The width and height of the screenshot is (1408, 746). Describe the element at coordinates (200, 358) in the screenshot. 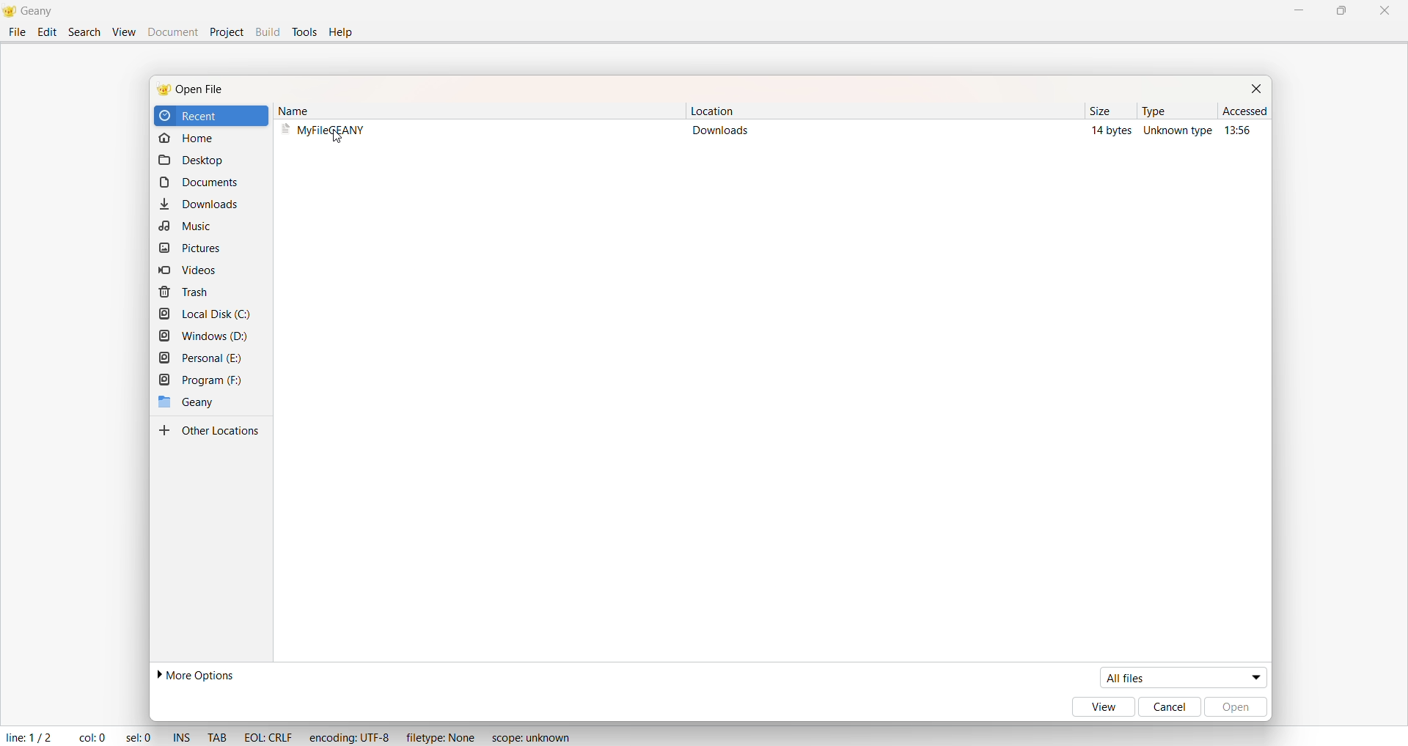

I see `personal E` at that location.